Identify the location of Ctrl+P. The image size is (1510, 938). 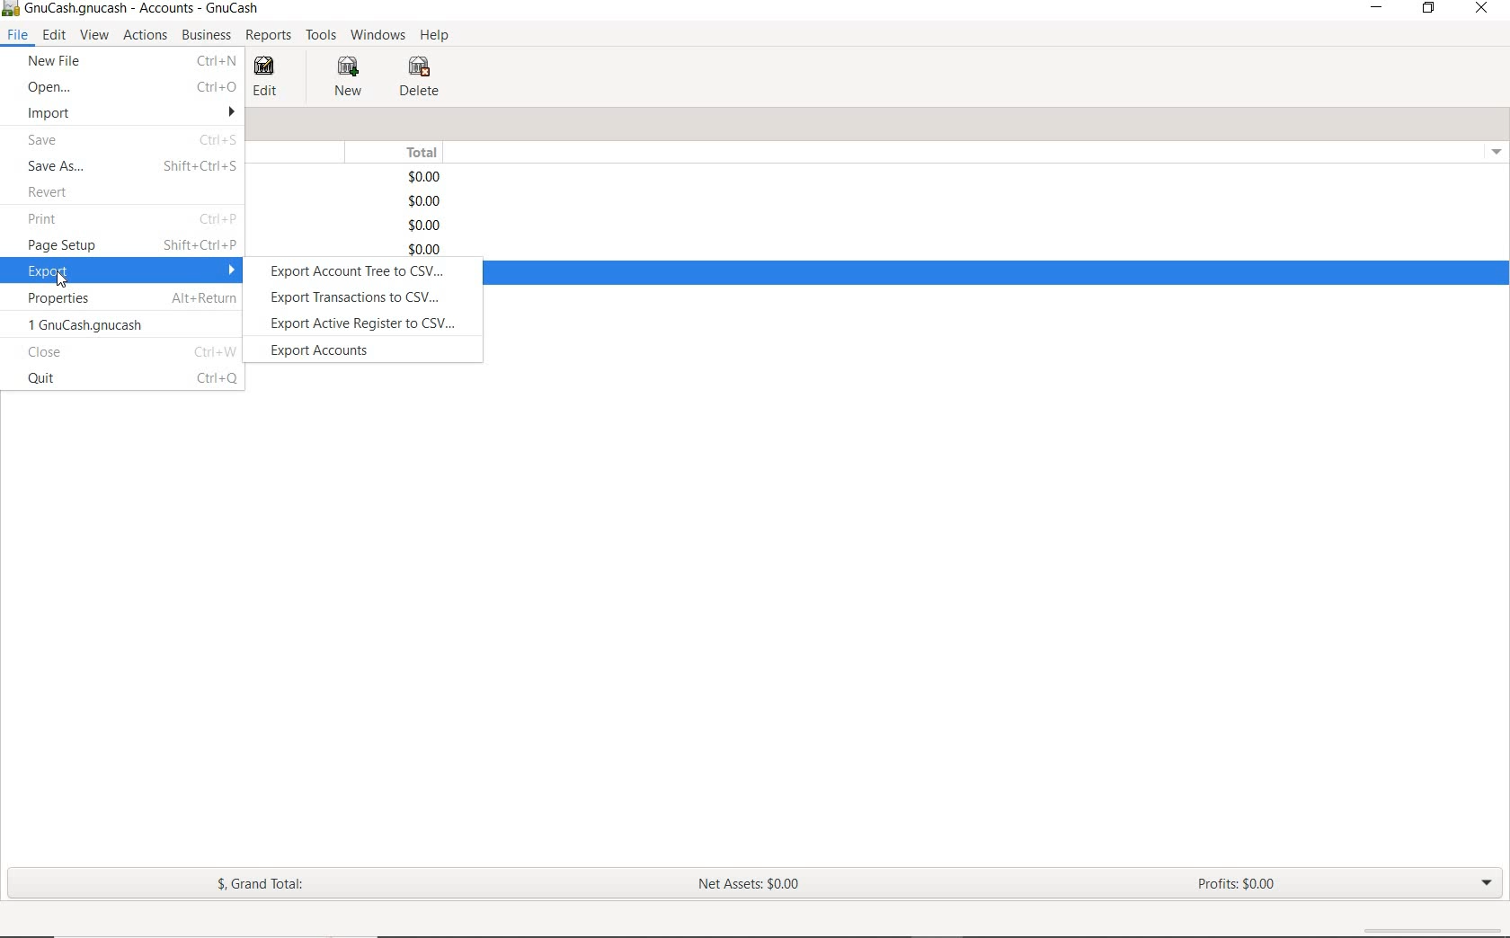
(219, 220).